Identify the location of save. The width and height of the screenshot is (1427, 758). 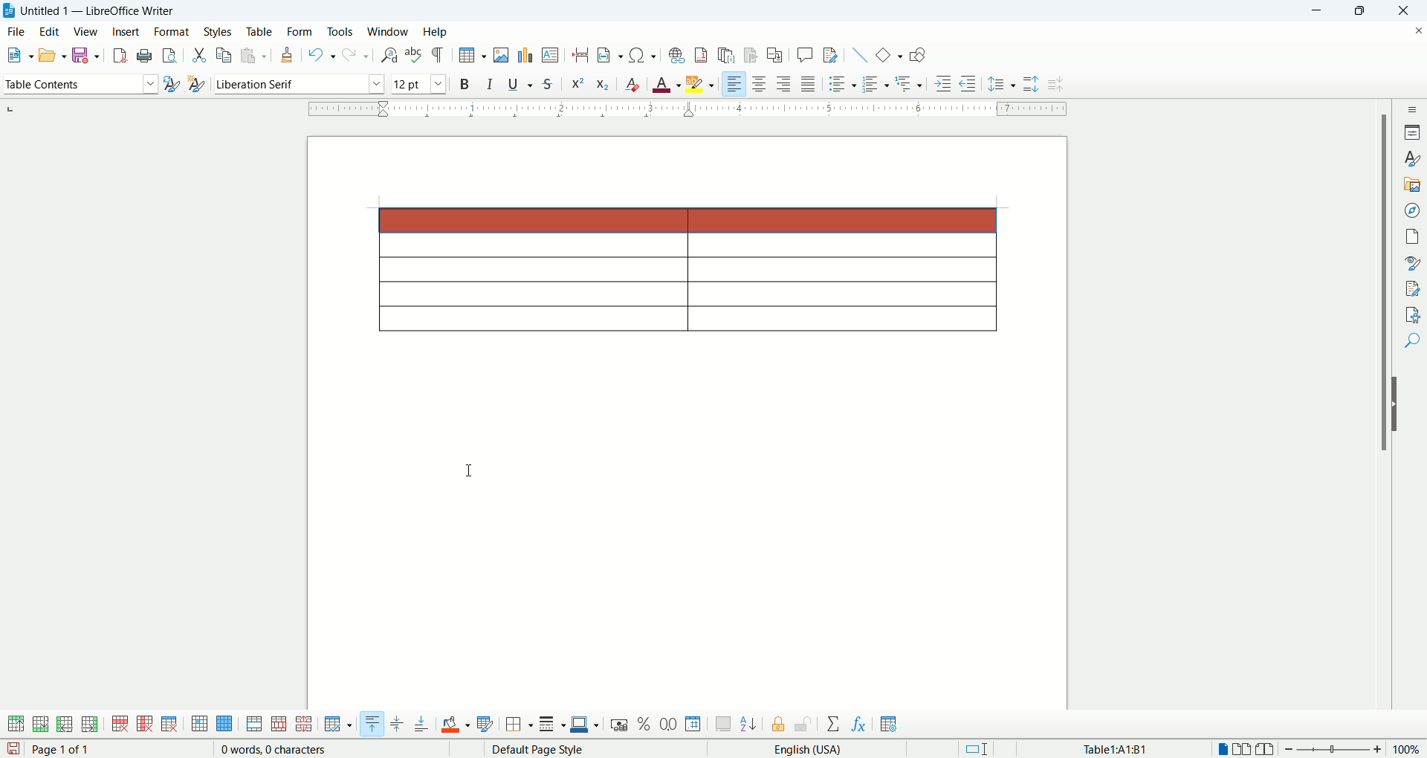
(13, 749).